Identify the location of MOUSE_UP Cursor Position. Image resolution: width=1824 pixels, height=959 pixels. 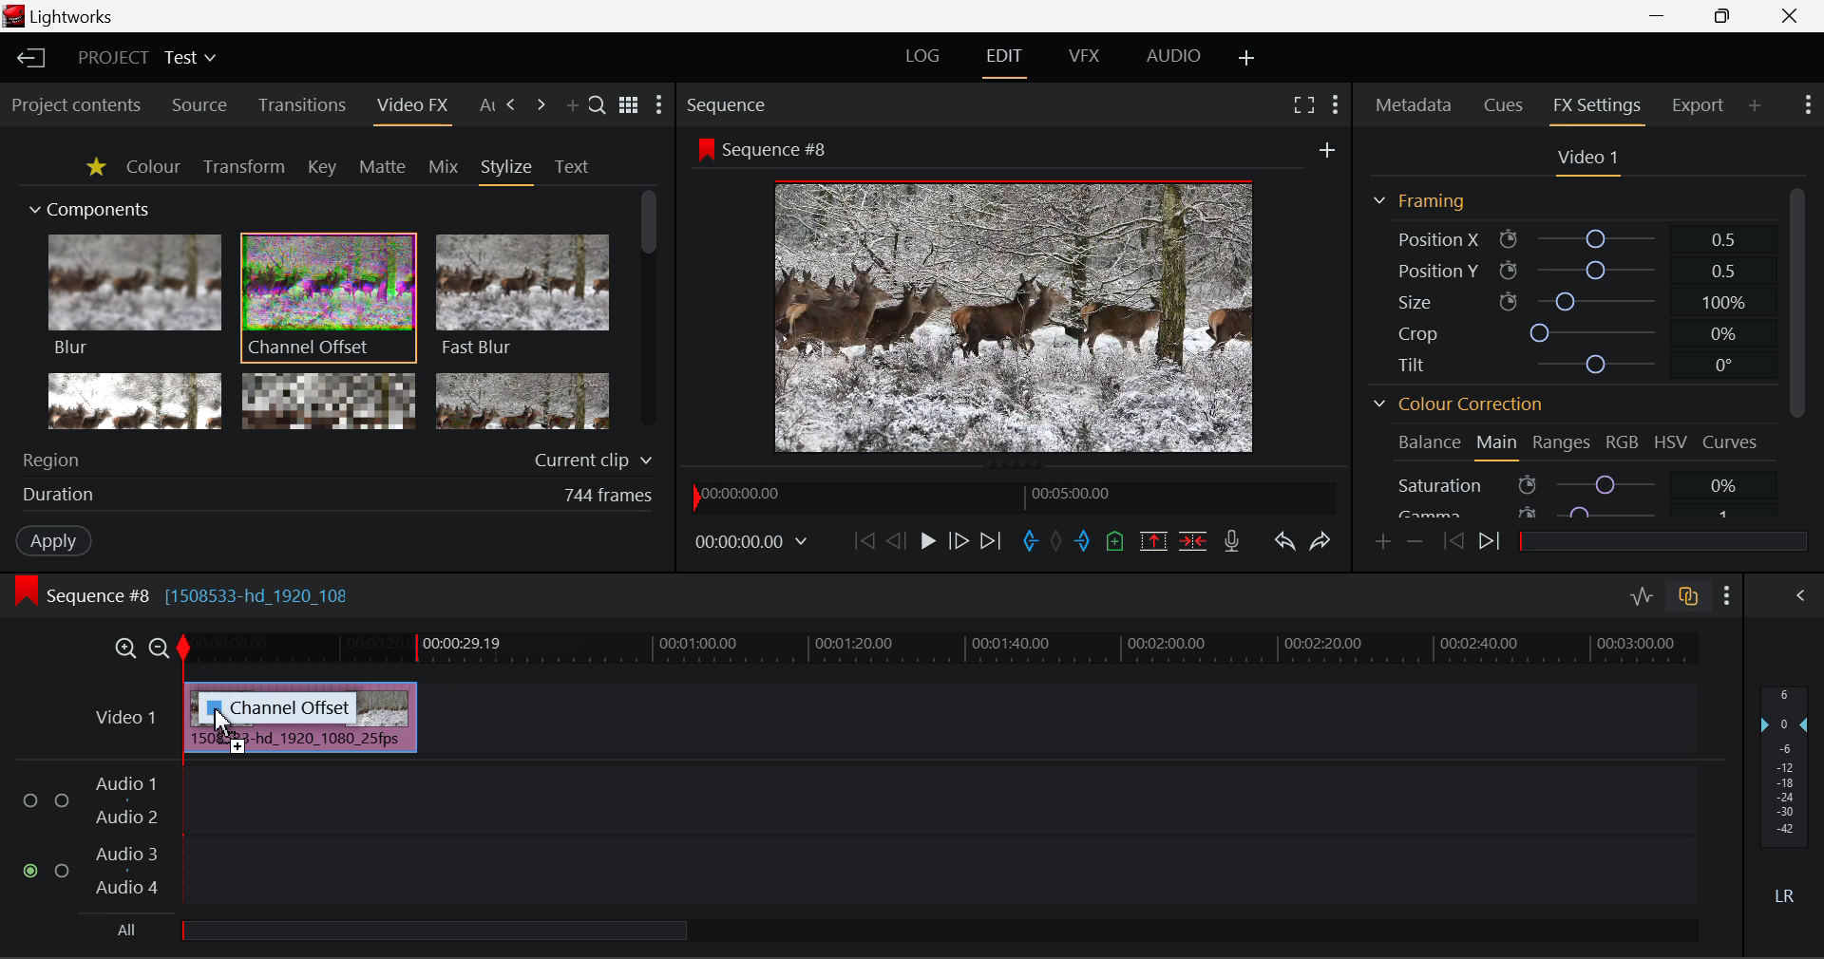
(218, 722).